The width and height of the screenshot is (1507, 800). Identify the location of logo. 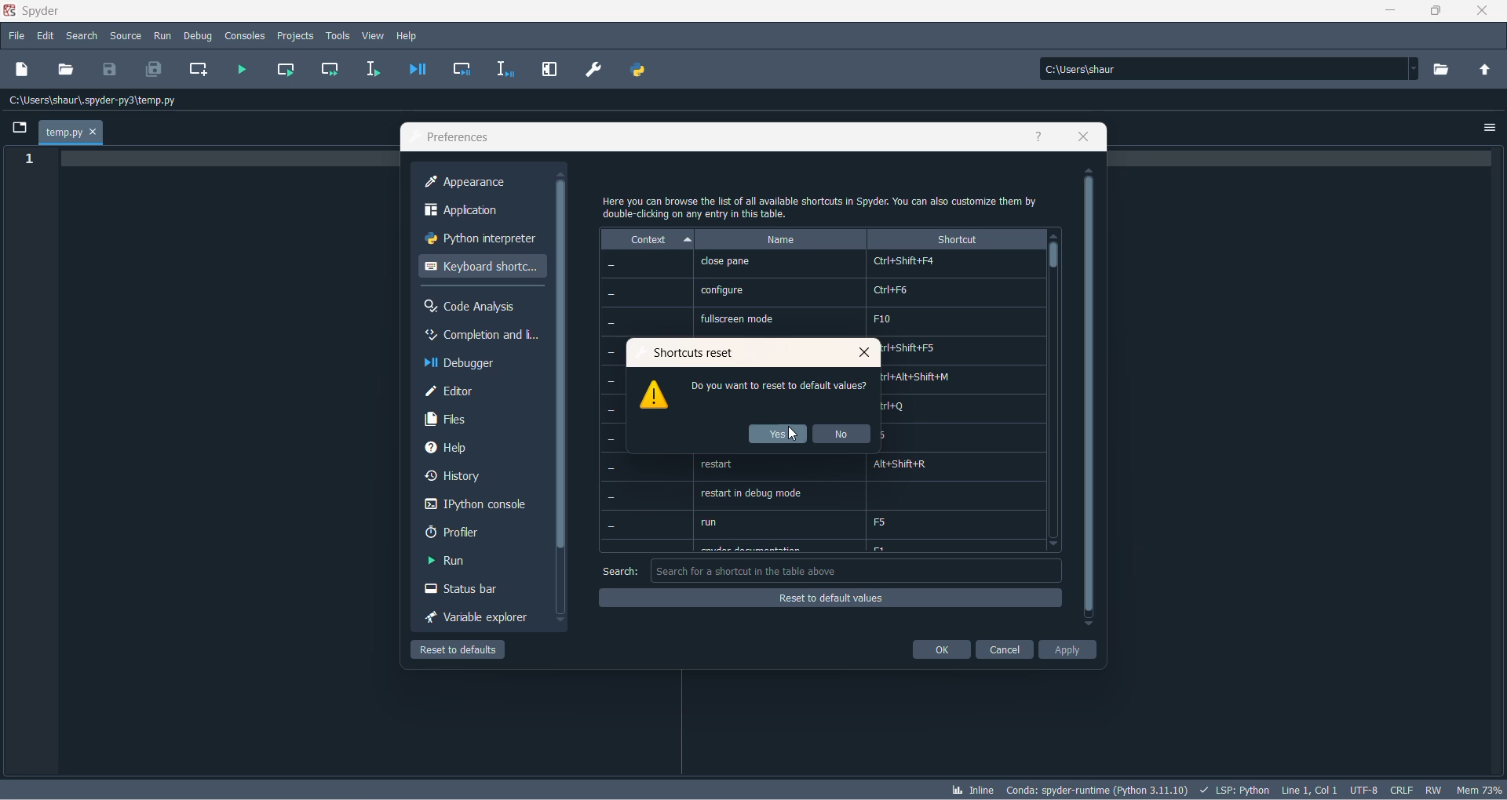
(653, 397).